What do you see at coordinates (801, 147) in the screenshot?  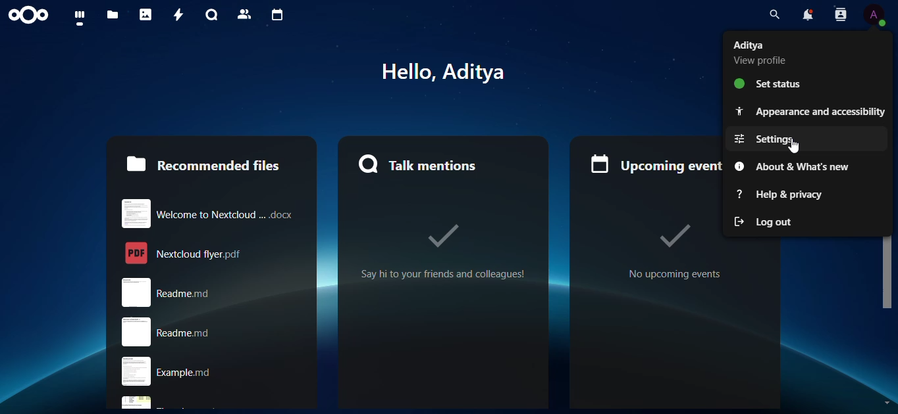 I see `cursor` at bounding box center [801, 147].